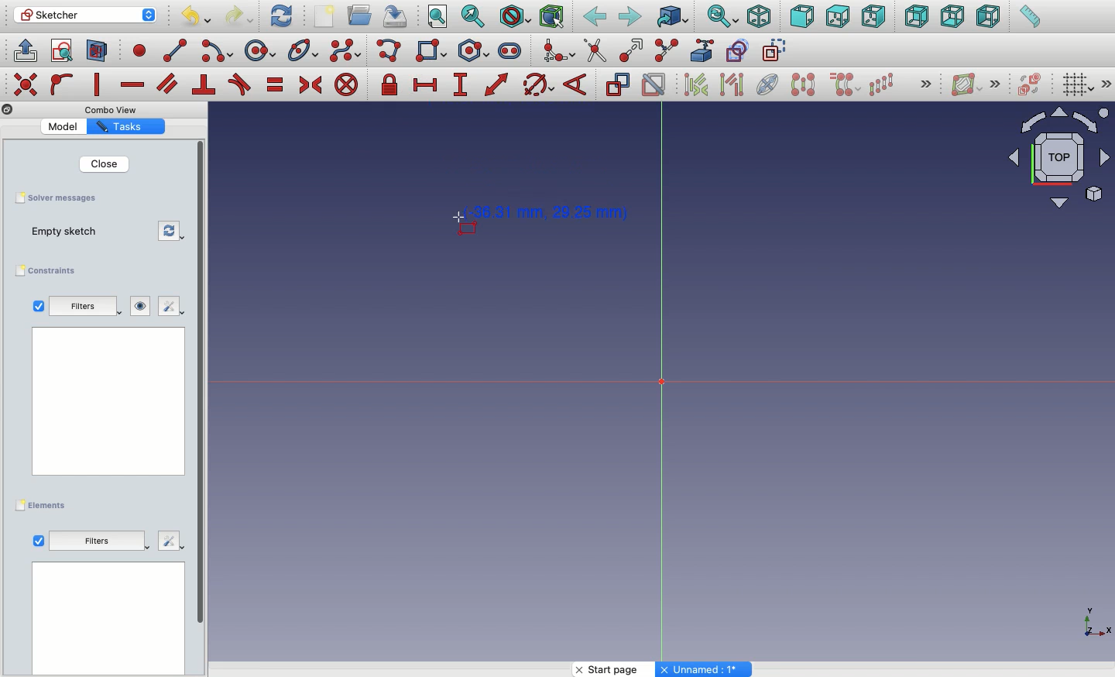 This screenshot has width=1115, height=677. What do you see at coordinates (281, 15) in the screenshot?
I see `Refresh` at bounding box center [281, 15].